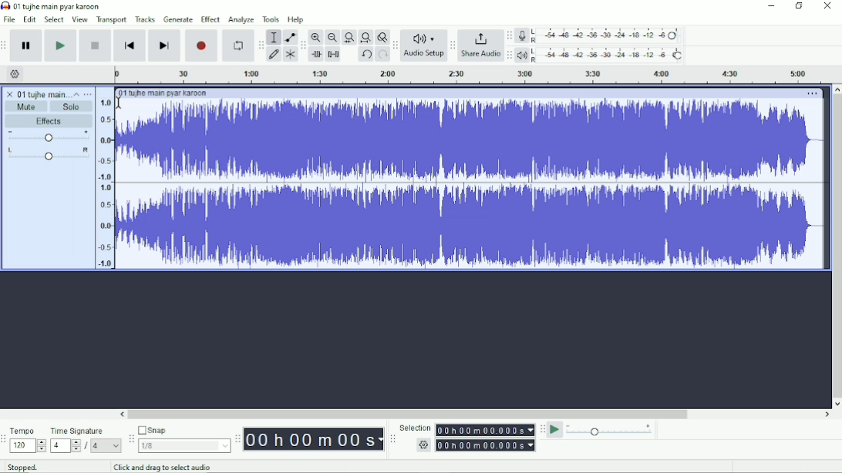  I want to click on Skip to end, so click(164, 45).